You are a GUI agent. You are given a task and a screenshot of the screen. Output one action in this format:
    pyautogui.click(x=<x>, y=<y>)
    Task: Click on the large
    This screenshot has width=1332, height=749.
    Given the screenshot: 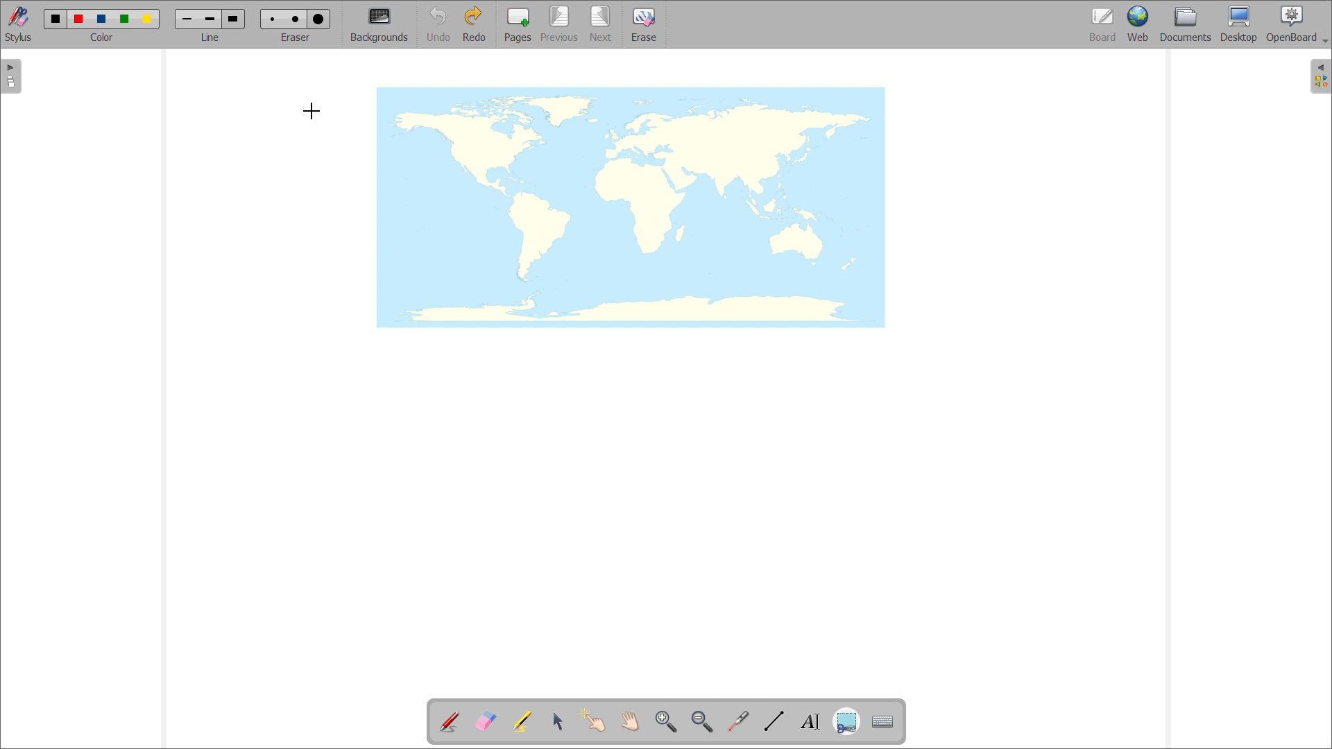 What is the action you would take?
    pyautogui.click(x=318, y=19)
    